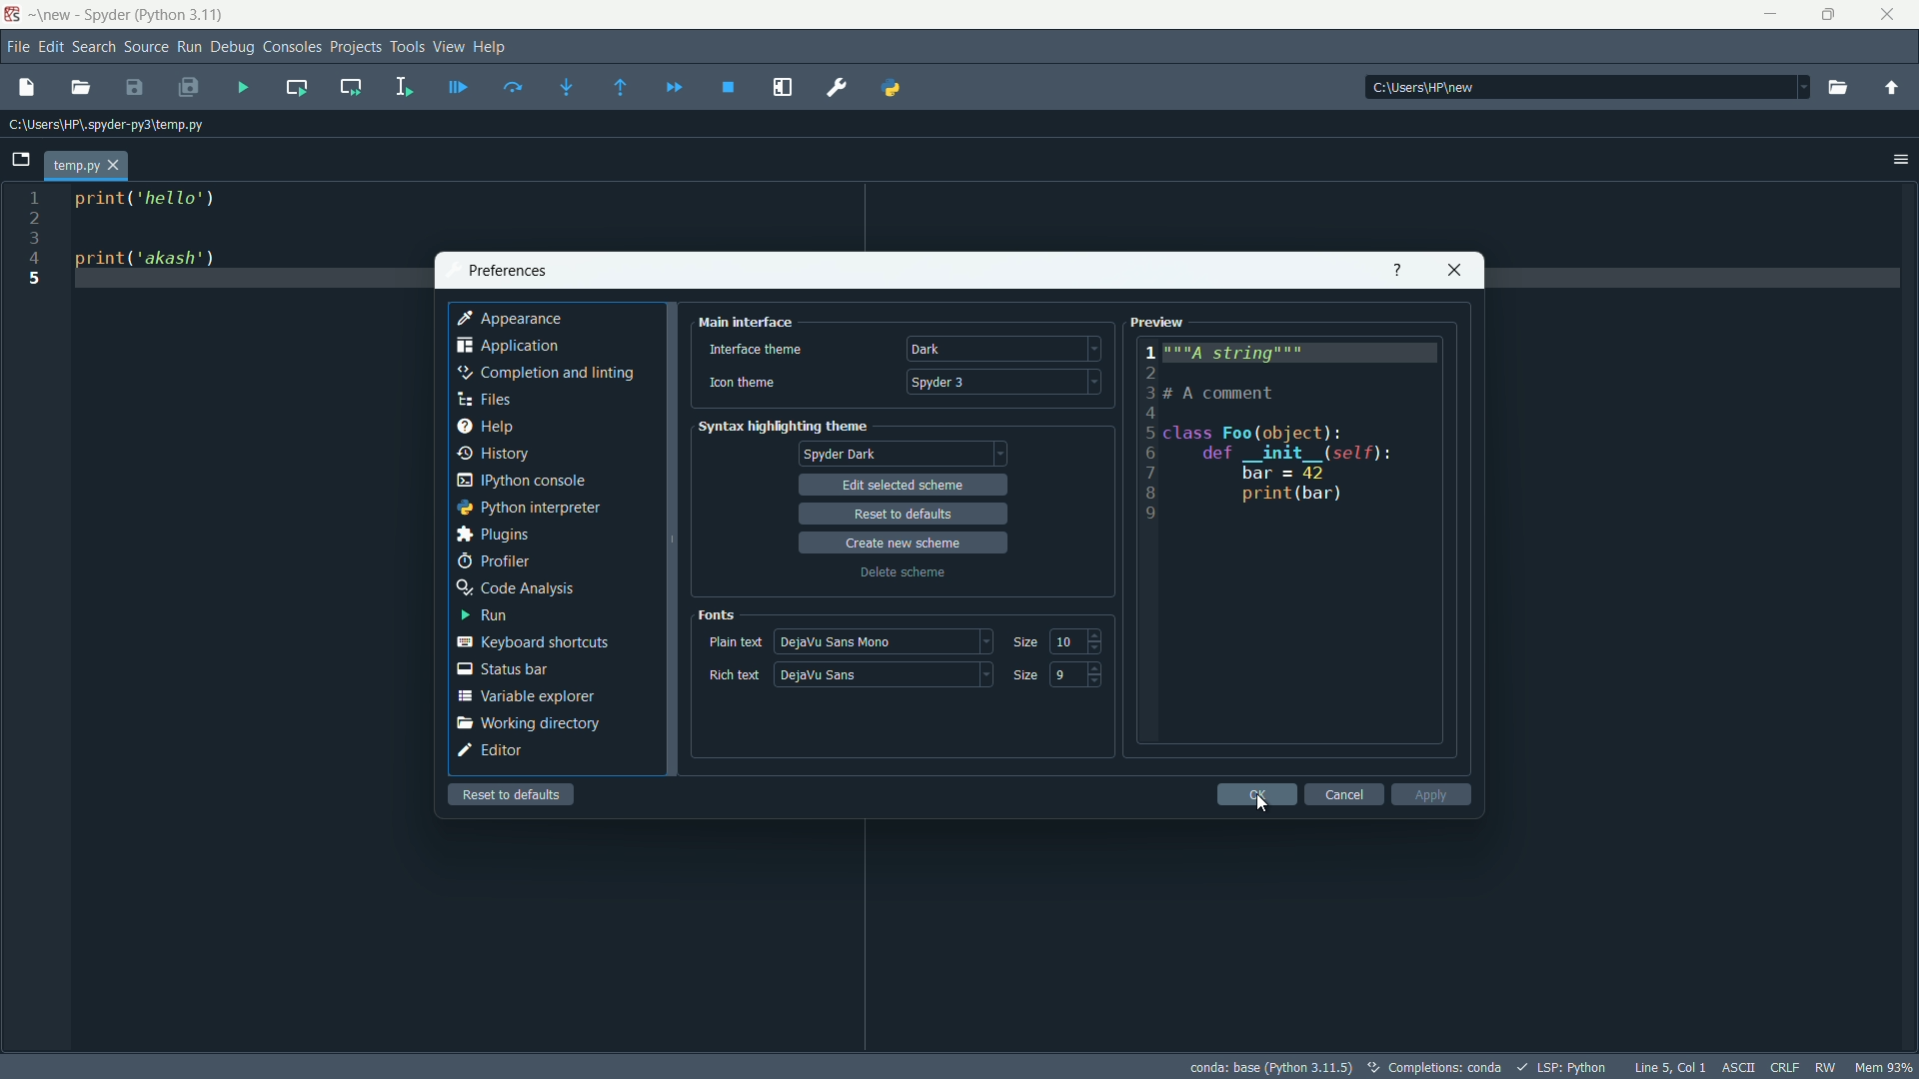 This screenshot has width=1919, height=1079. What do you see at coordinates (673, 90) in the screenshot?
I see `continue execution until next function` at bounding box center [673, 90].